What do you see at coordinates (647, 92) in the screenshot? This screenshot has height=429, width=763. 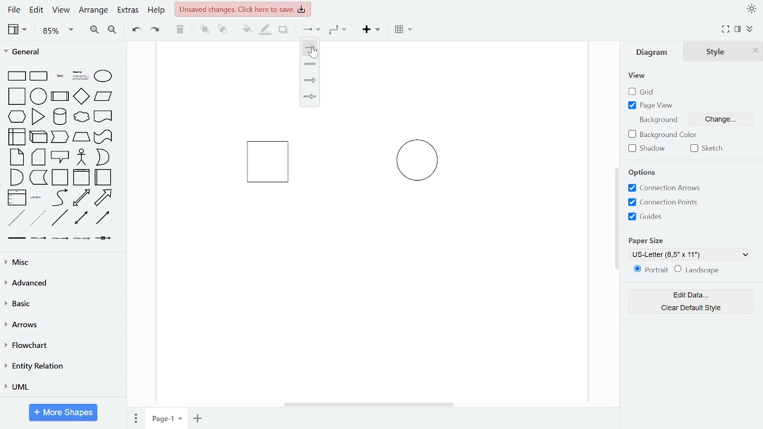 I see `grid` at bounding box center [647, 92].